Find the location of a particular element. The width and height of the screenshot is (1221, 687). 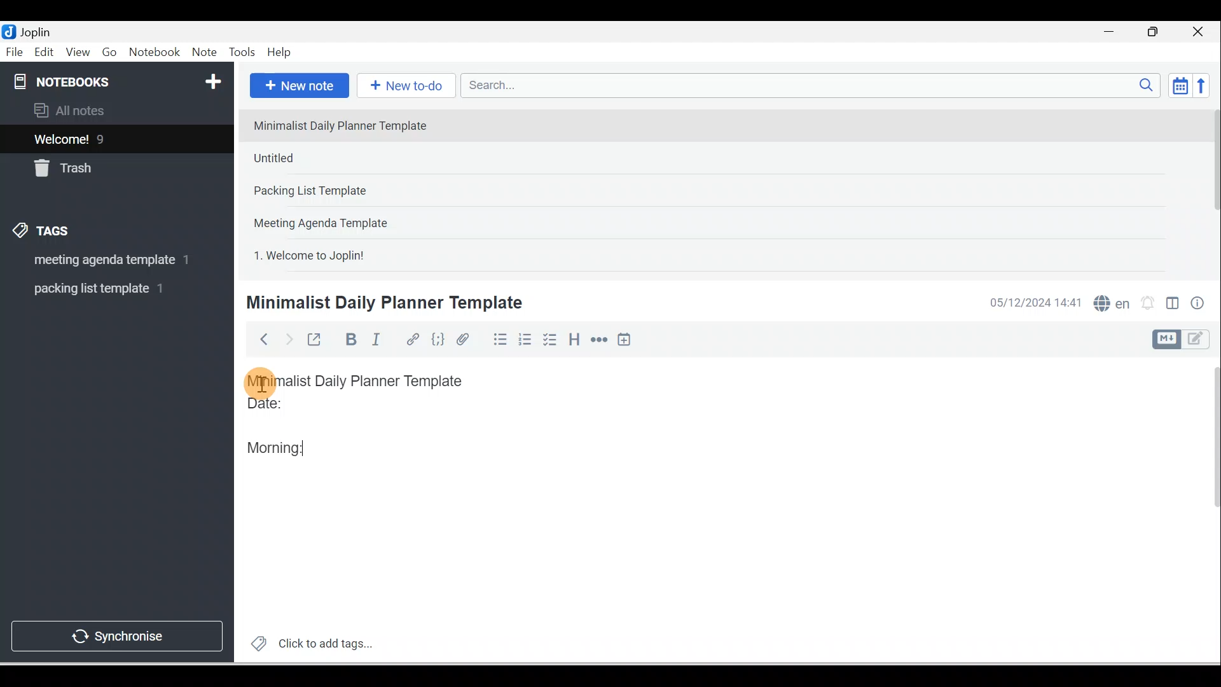

Go is located at coordinates (111, 53).